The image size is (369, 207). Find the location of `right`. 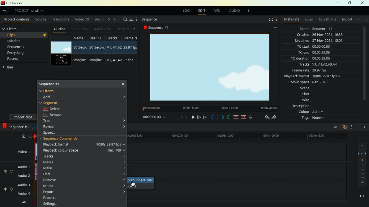

right is located at coordinates (109, 20).